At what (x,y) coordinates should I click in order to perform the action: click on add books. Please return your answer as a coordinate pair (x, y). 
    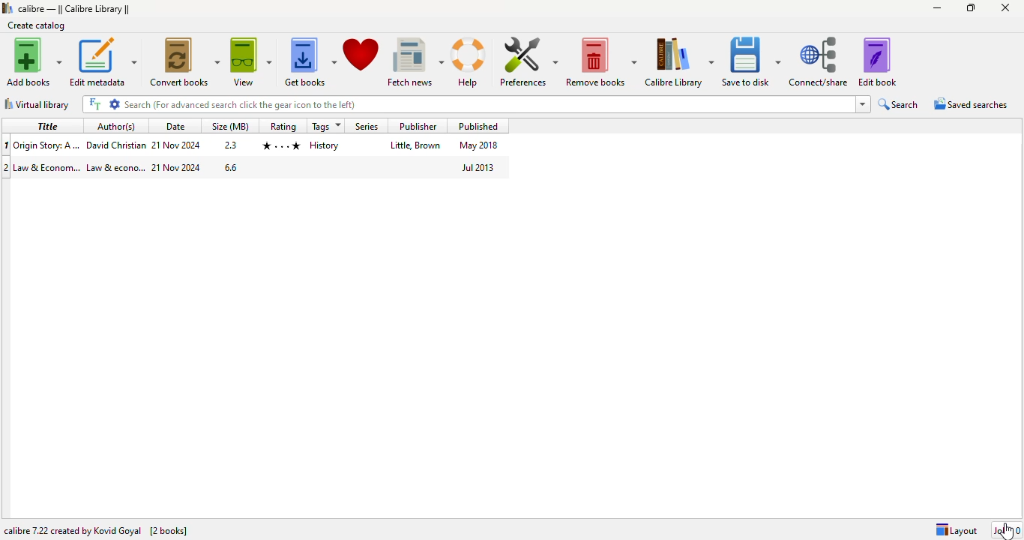
    Looking at the image, I should click on (33, 61).